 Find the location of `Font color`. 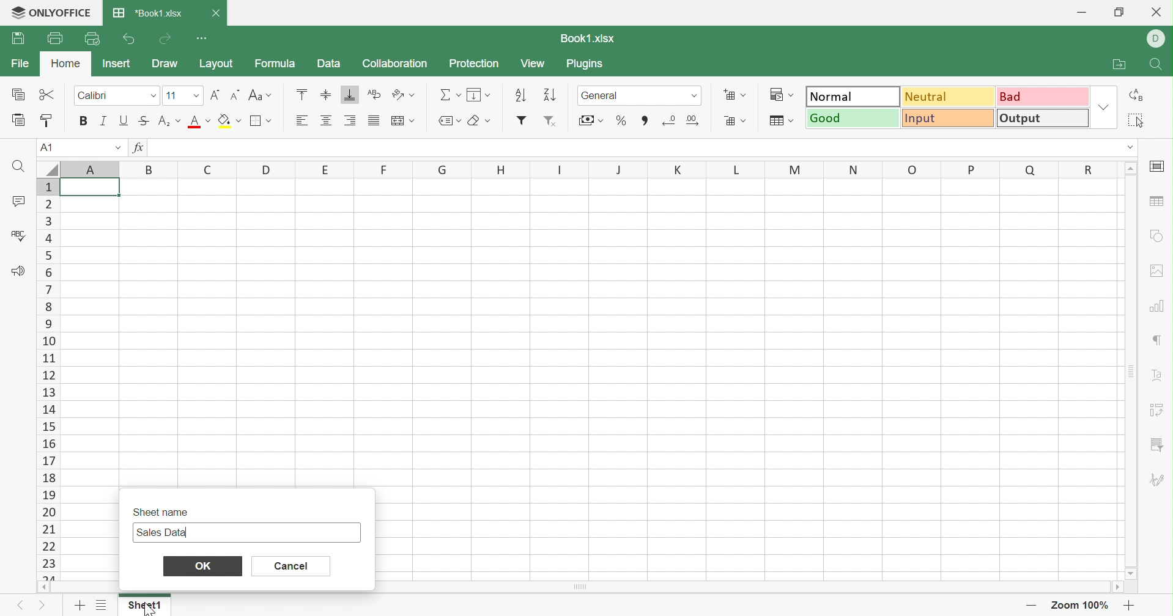

Font color is located at coordinates (199, 120).